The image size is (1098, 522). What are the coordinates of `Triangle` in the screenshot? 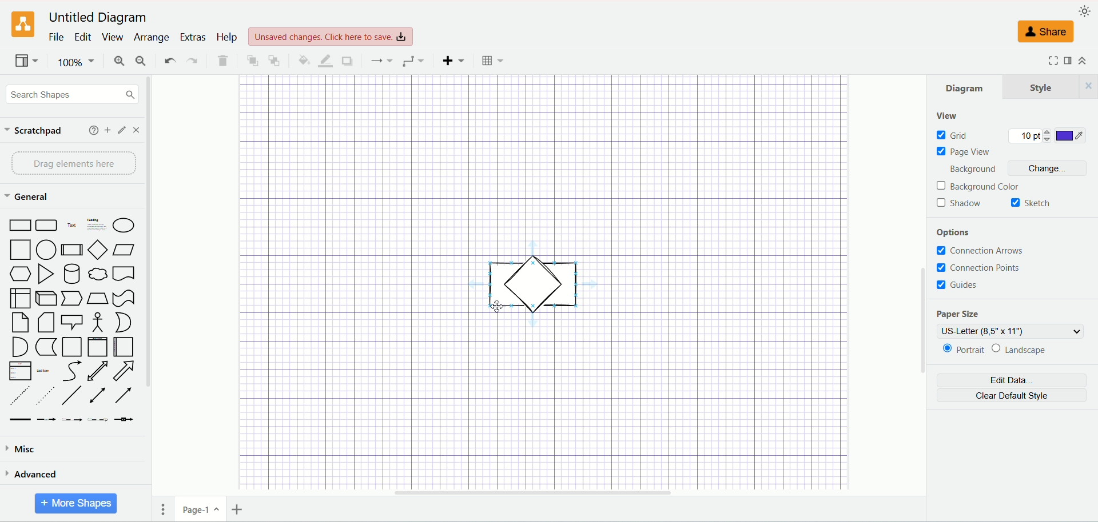 It's located at (47, 274).